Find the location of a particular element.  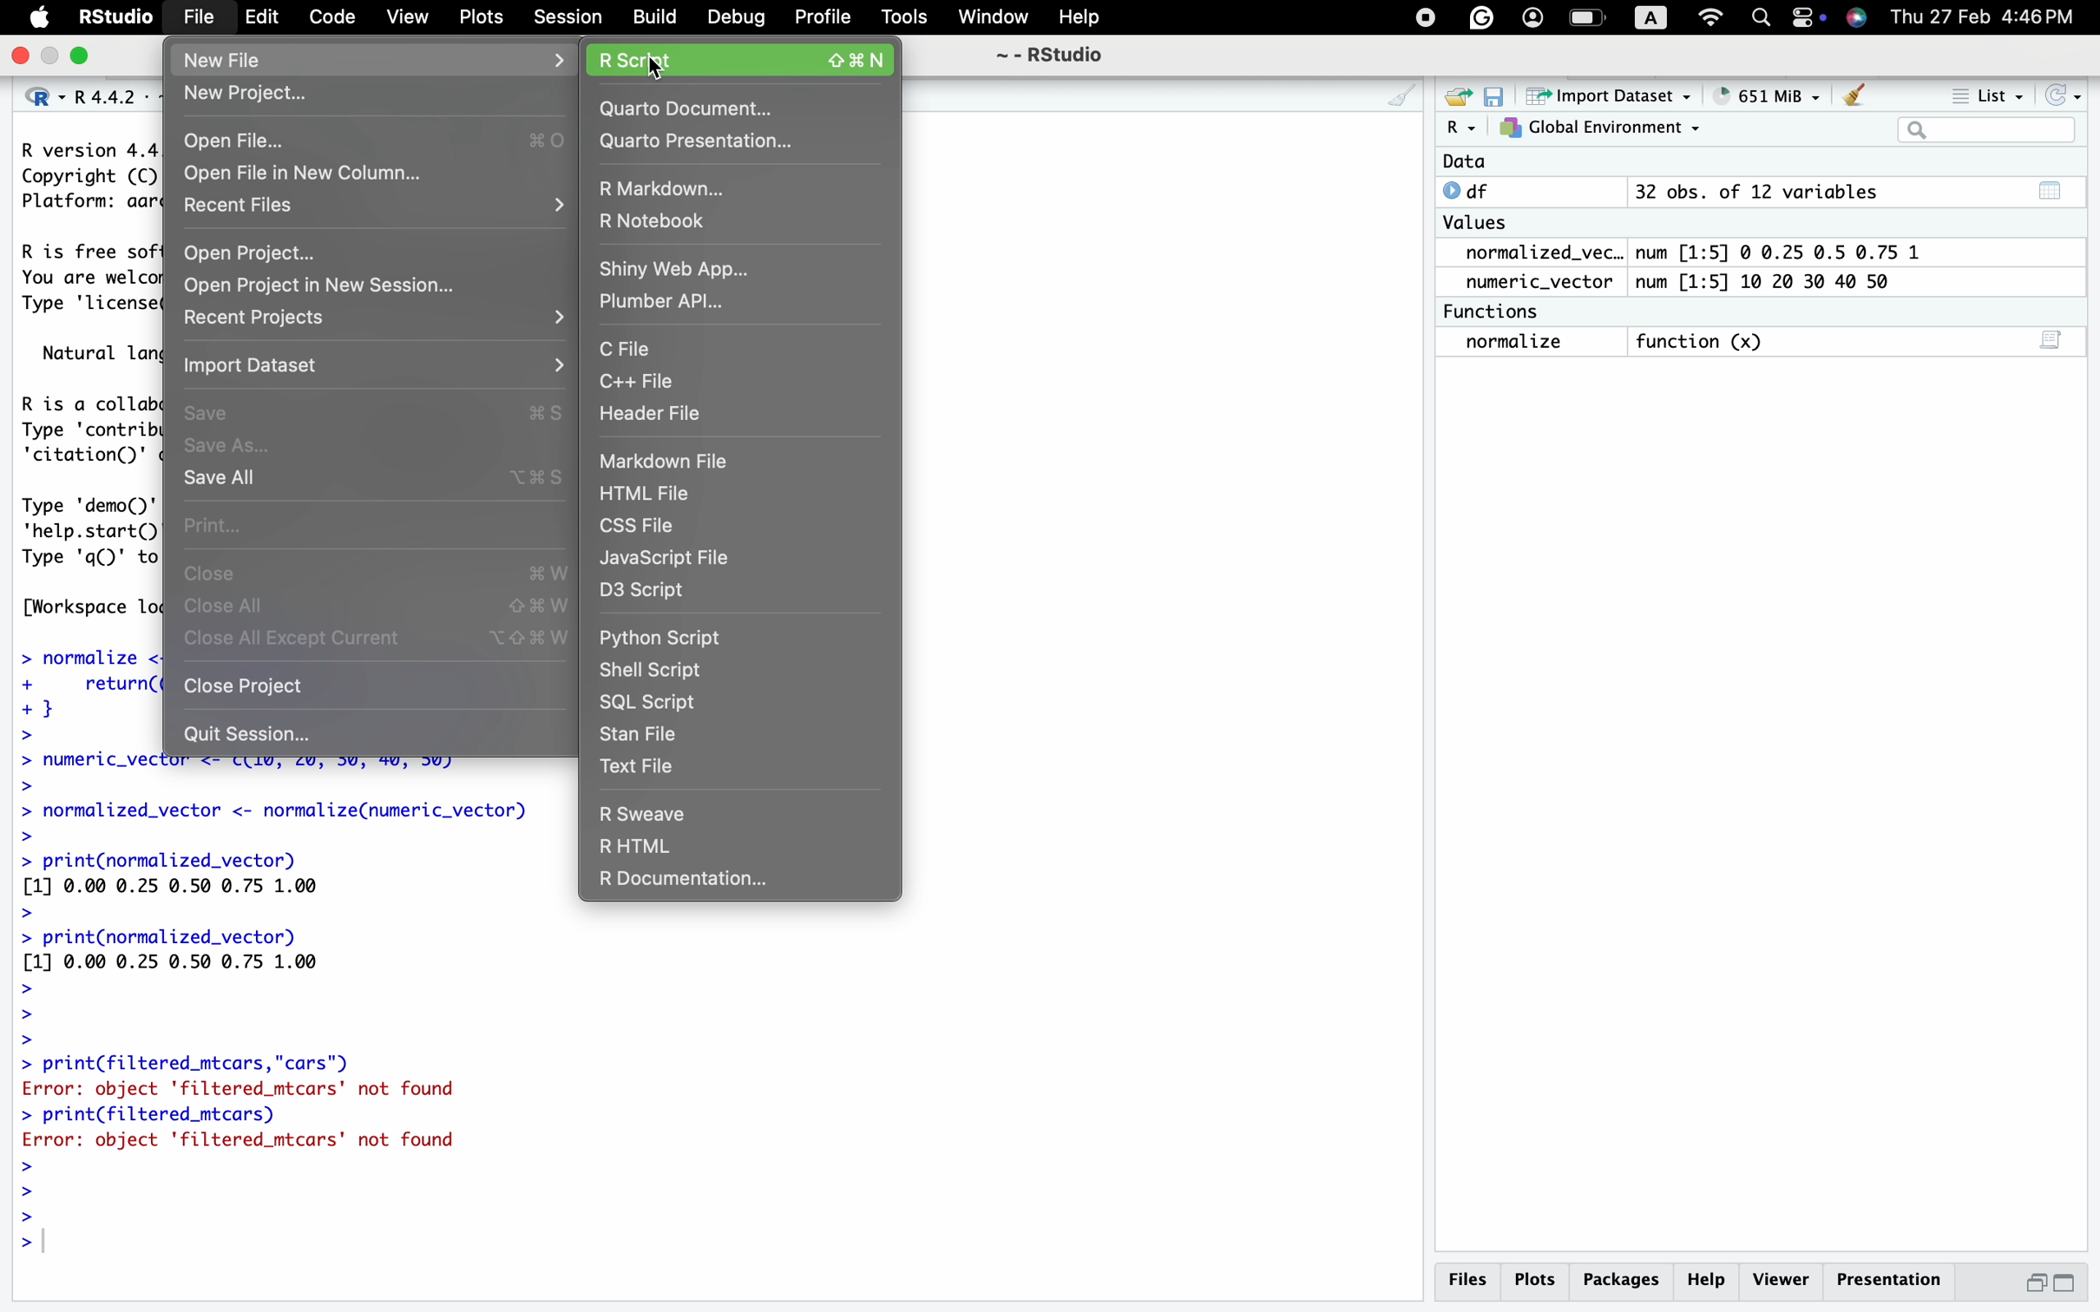

Packages is located at coordinates (1623, 1281).